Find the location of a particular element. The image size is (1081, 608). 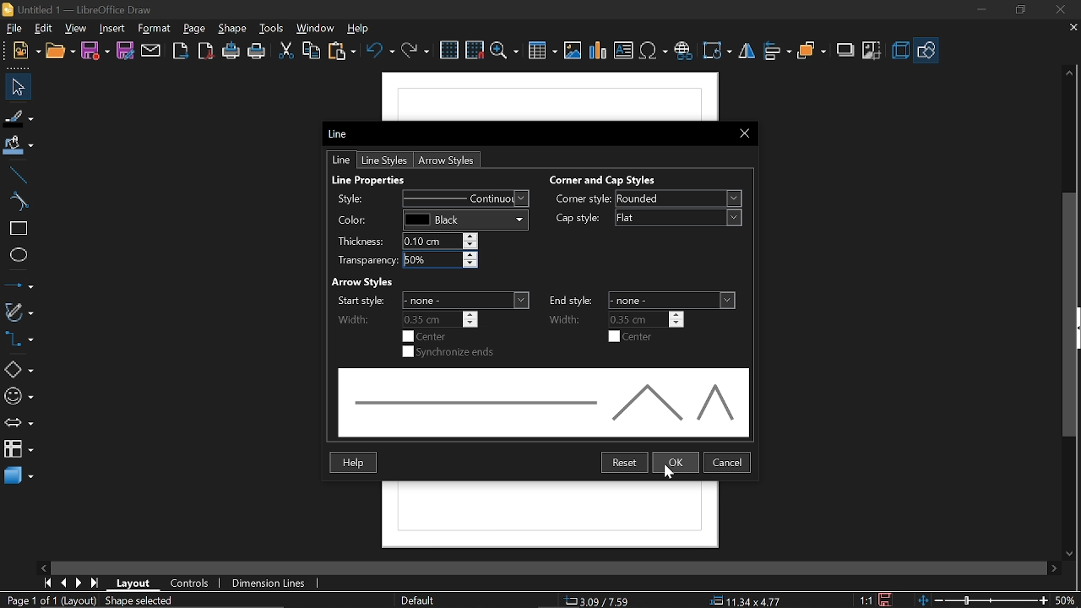

open is located at coordinates (61, 49).